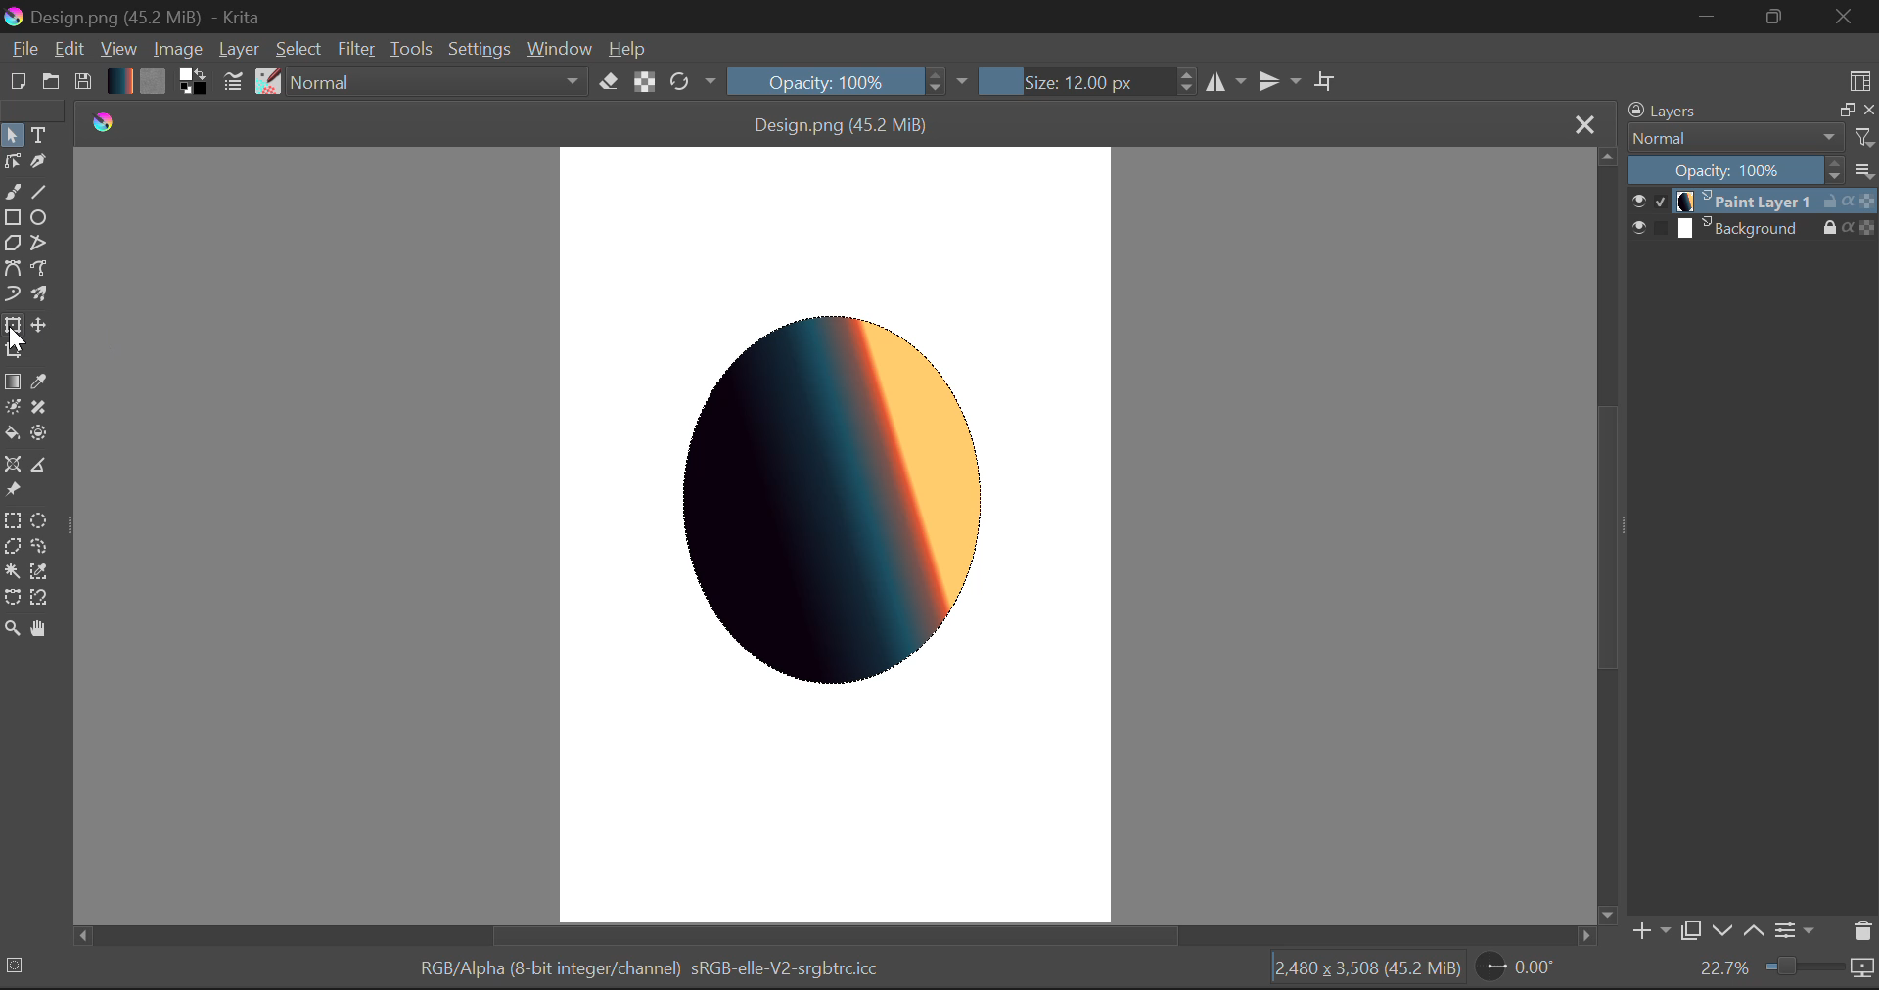  I want to click on Copy Layer, so click(1689, 930).